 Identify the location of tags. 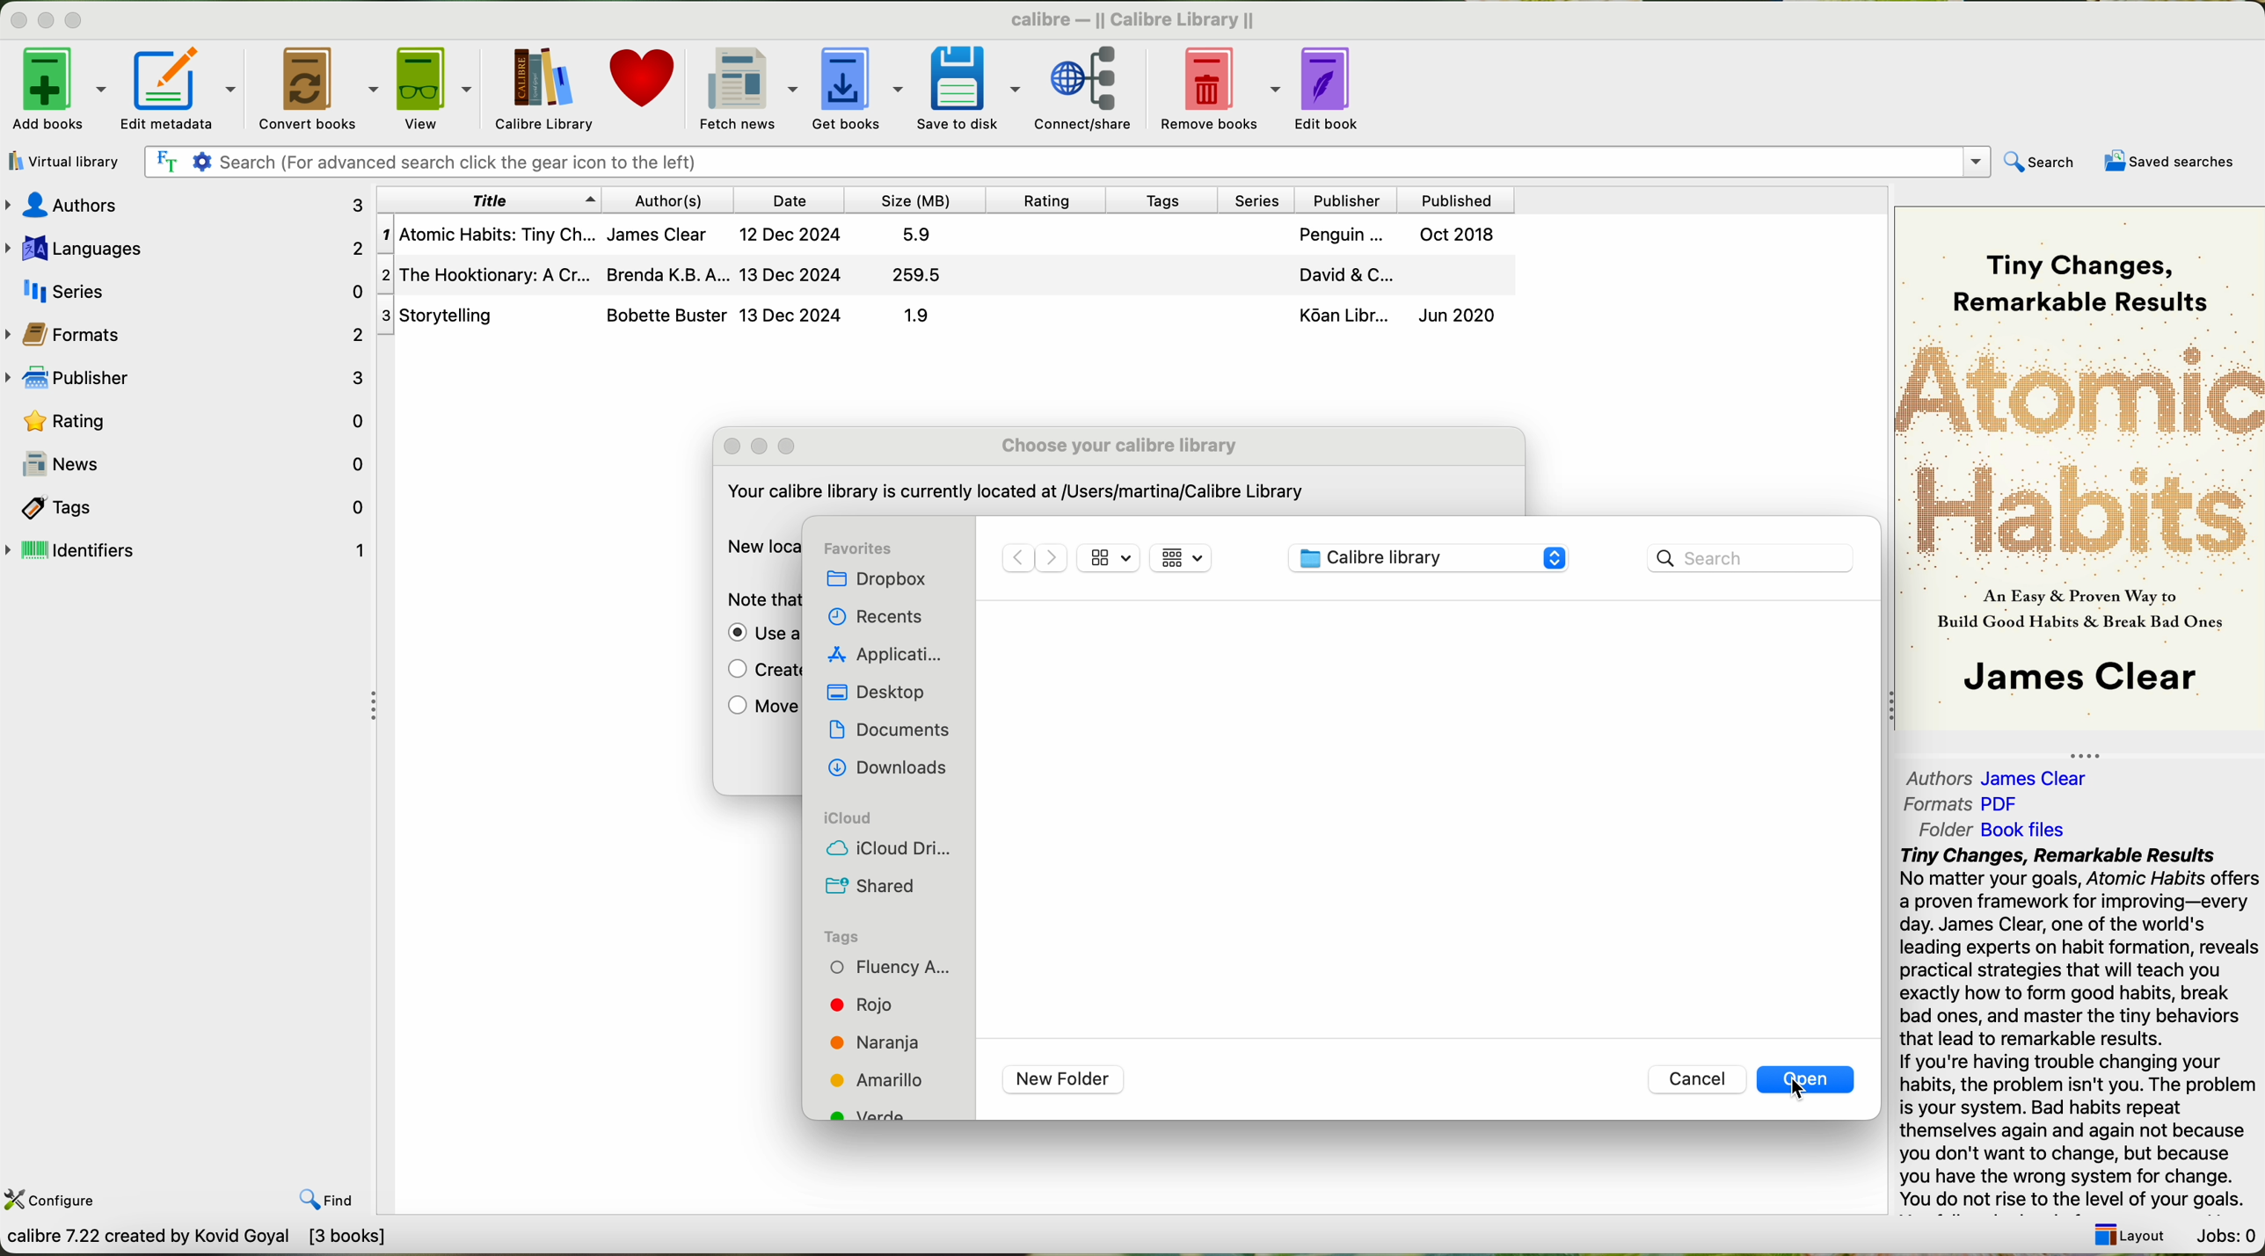
(187, 508).